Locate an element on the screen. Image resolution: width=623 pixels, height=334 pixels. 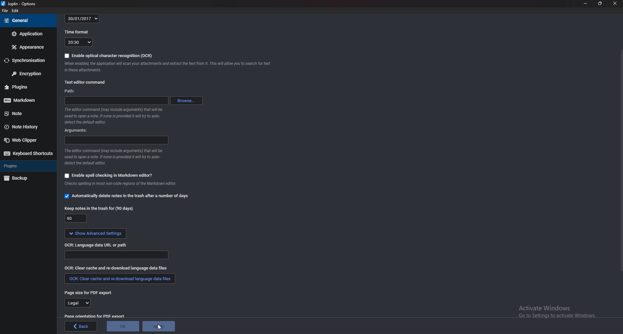
Language data is located at coordinates (117, 256).